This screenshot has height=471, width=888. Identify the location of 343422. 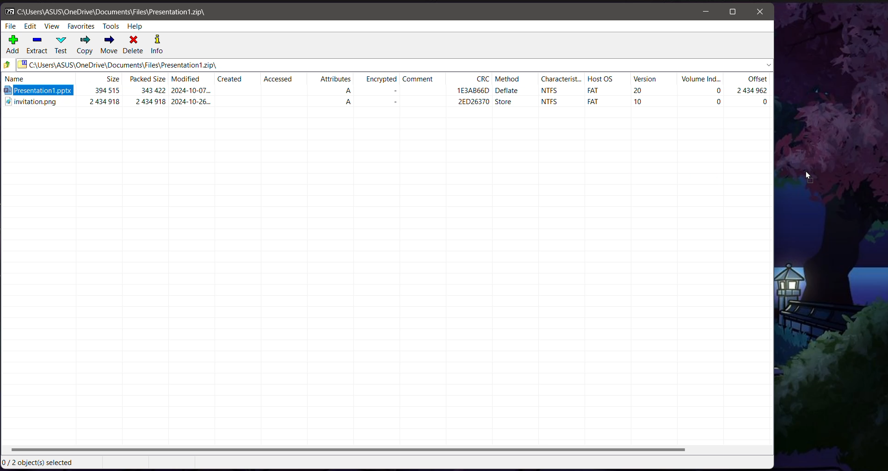
(152, 90).